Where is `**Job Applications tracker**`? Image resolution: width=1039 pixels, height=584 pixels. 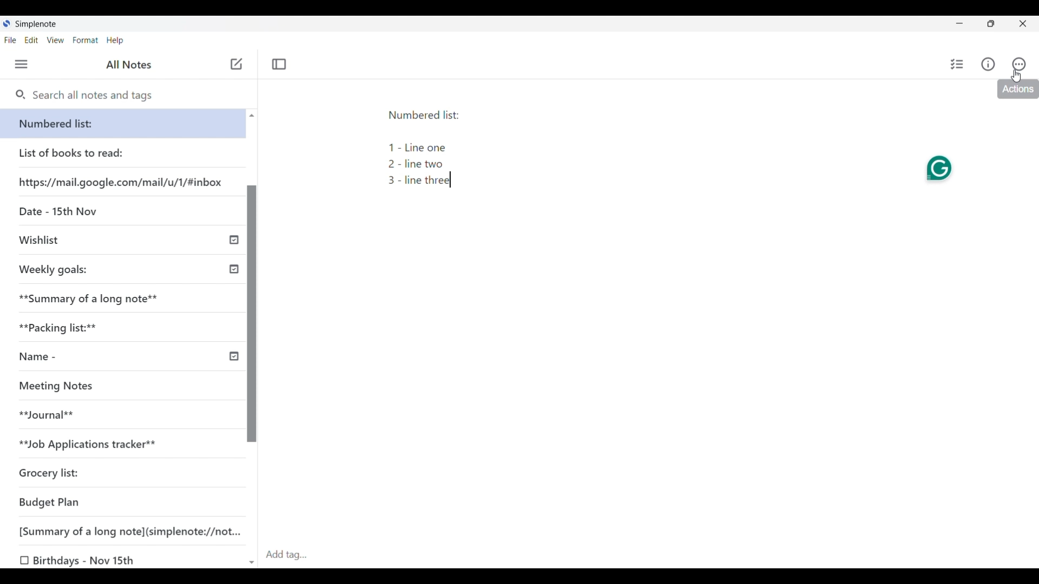 **Job Applications tracker** is located at coordinates (94, 446).